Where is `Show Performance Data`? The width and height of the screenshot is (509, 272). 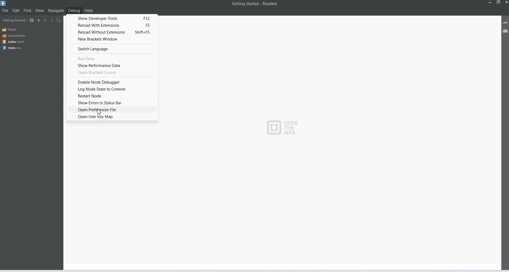 Show Performance Data is located at coordinates (113, 65).